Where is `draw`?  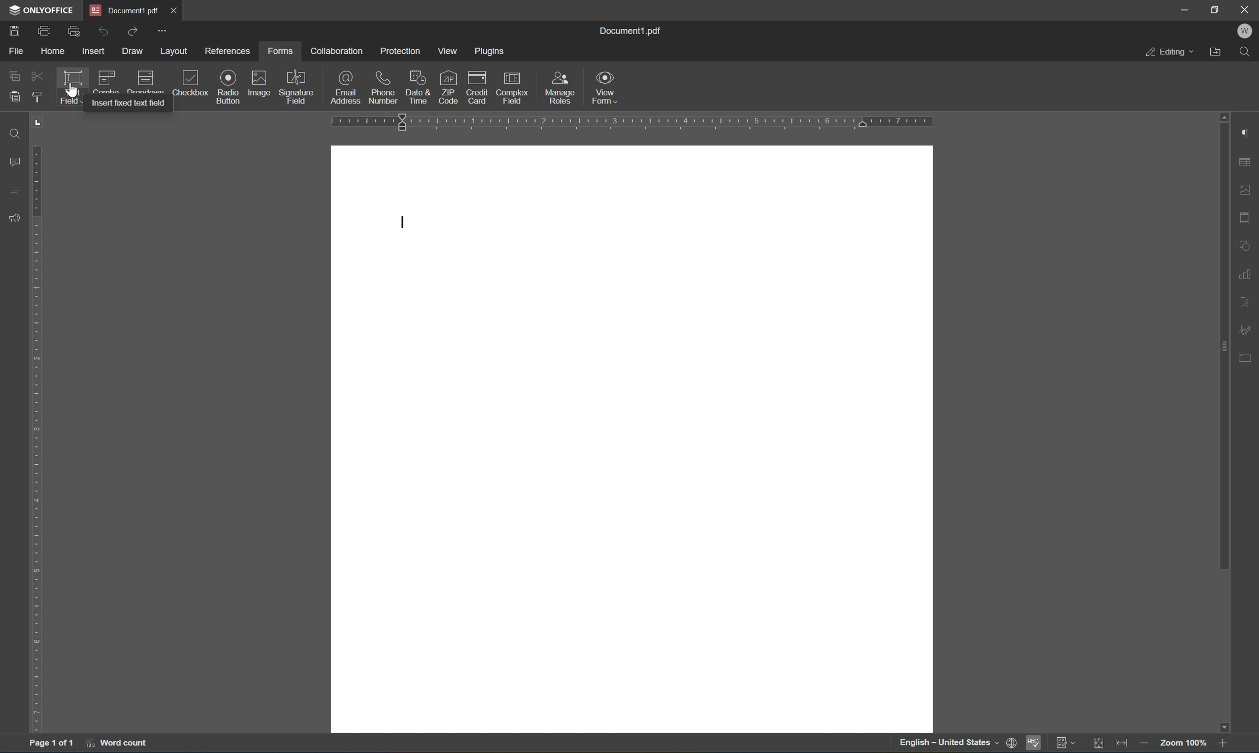
draw is located at coordinates (132, 51).